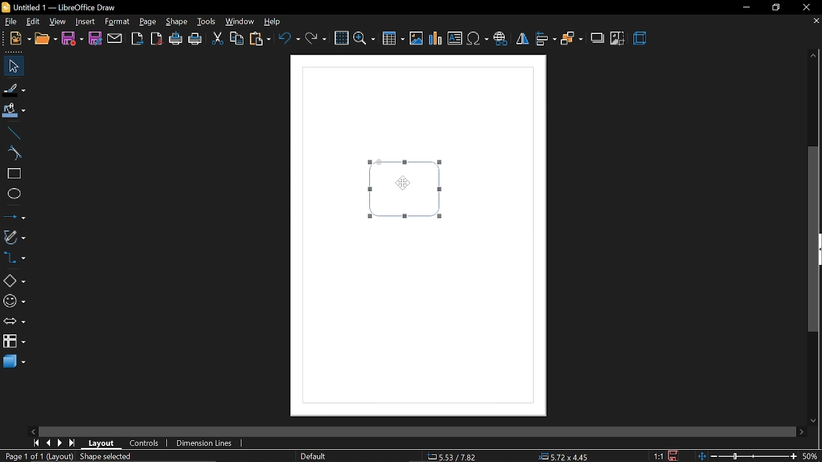  What do you see at coordinates (14, 133) in the screenshot?
I see `line` at bounding box center [14, 133].